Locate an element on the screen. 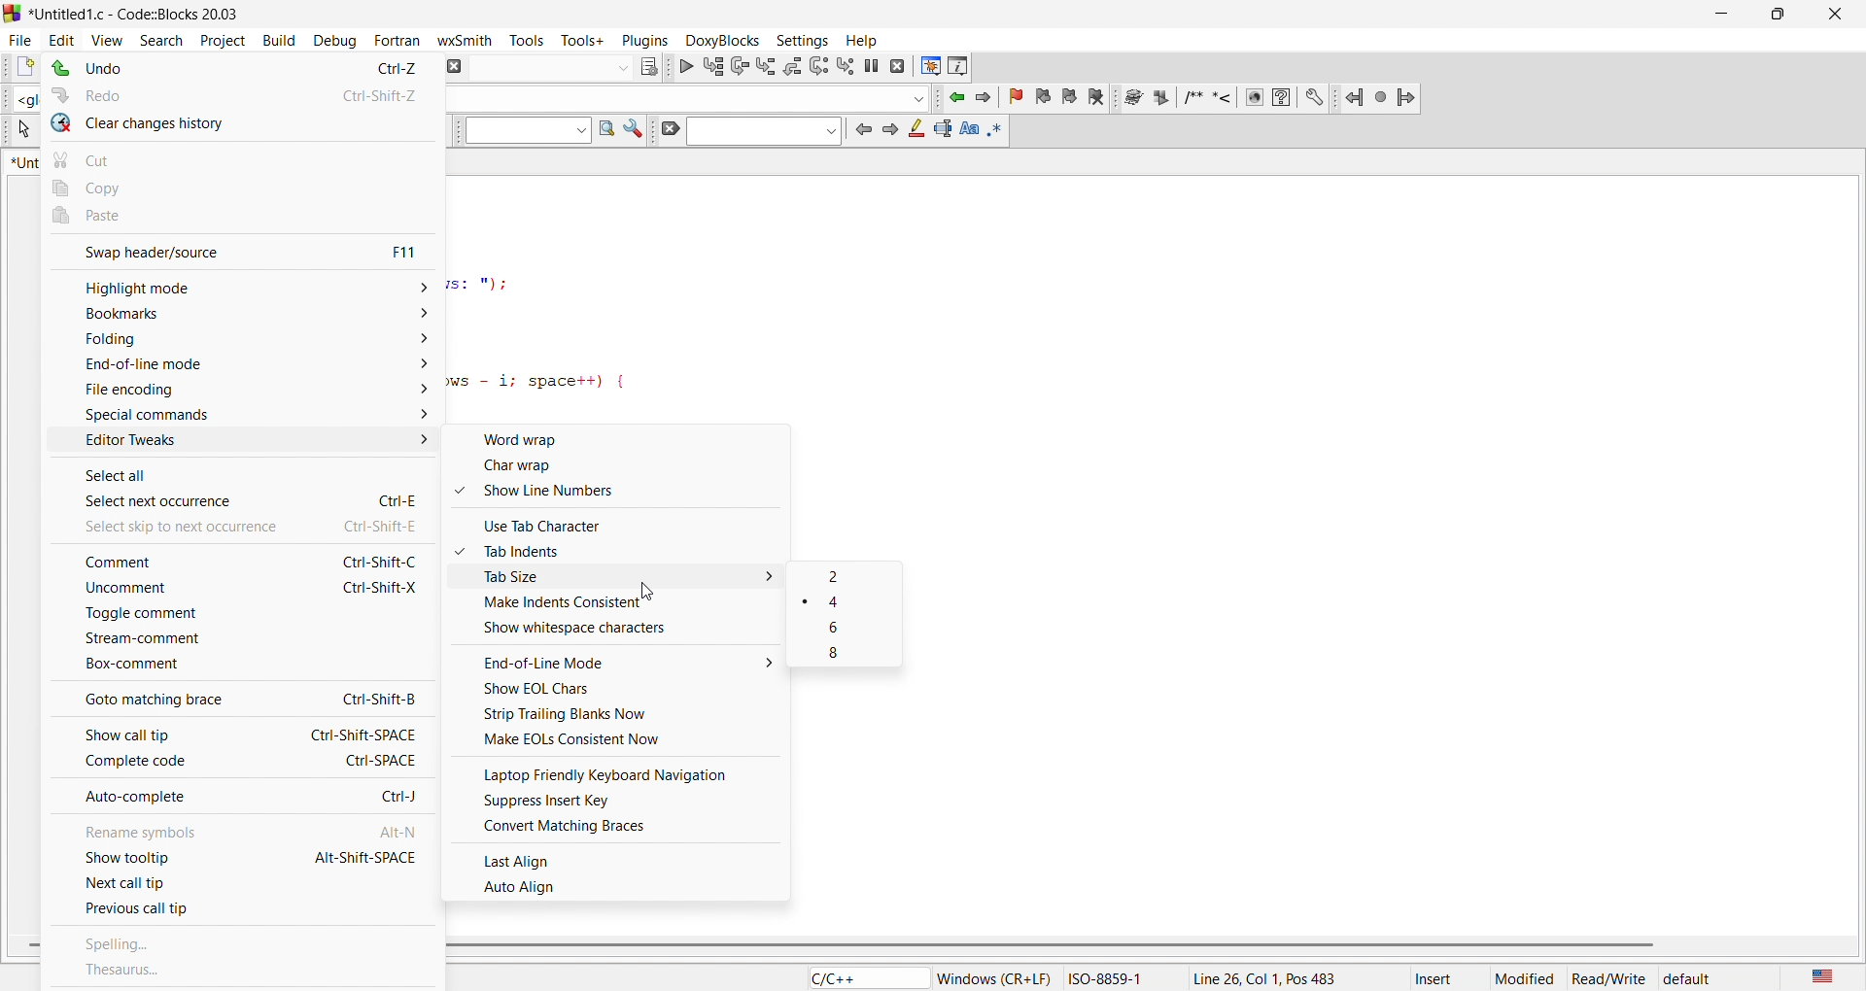 The image size is (1866, 991). Ctrl-j is located at coordinates (399, 794).